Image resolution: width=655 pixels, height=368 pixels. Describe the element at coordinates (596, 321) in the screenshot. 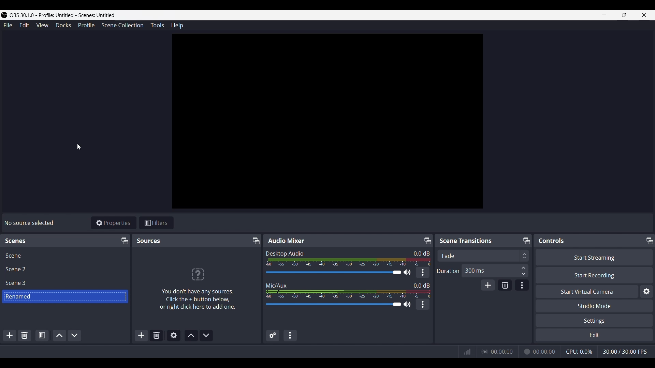

I see `Settings` at that location.